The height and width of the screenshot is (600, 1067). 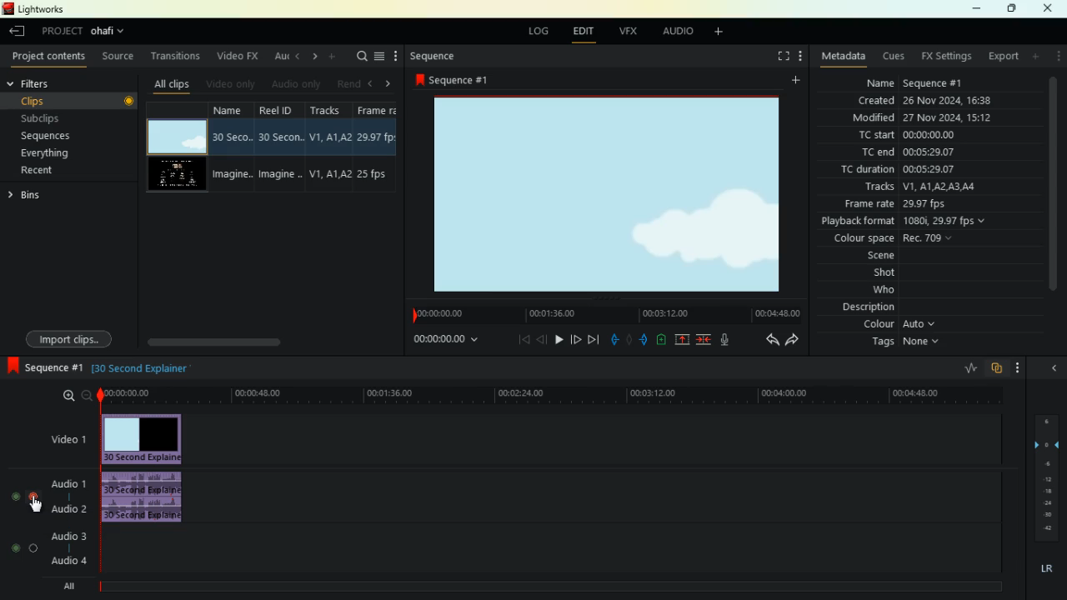 What do you see at coordinates (68, 441) in the screenshot?
I see `video 1` at bounding box center [68, 441].